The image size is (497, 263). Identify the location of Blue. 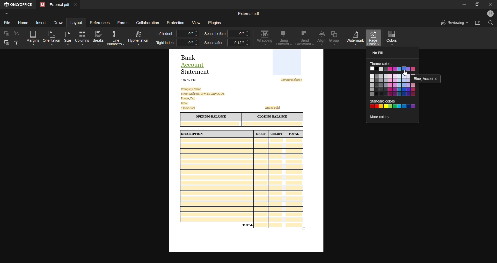
(426, 79).